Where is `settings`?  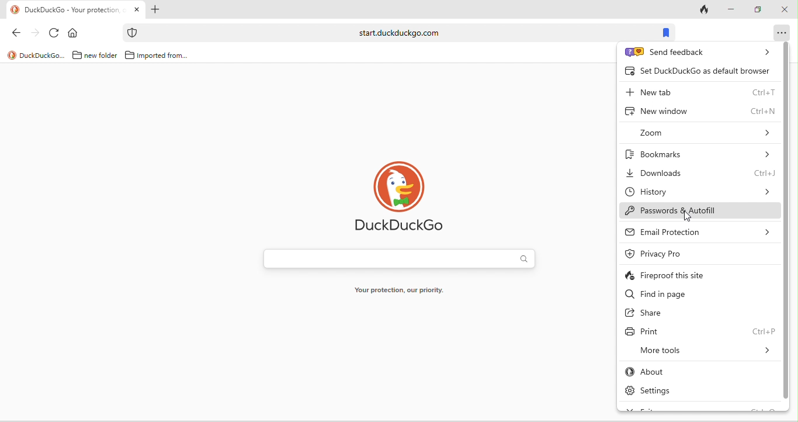 settings is located at coordinates (653, 389).